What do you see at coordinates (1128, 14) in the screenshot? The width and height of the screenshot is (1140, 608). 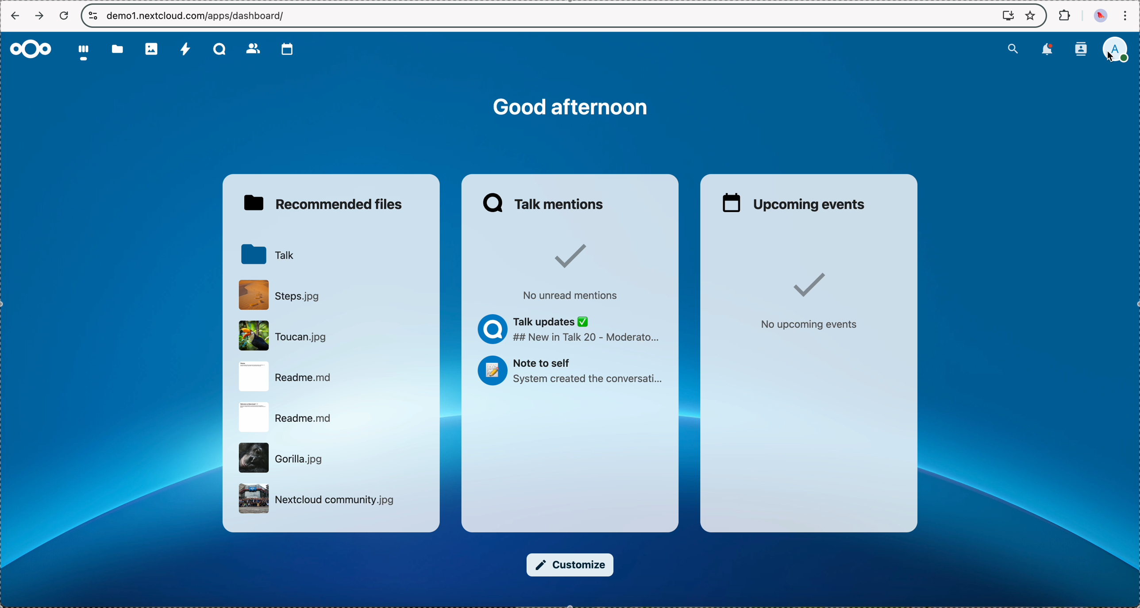 I see `customize and control Google Chrome` at bounding box center [1128, 14].